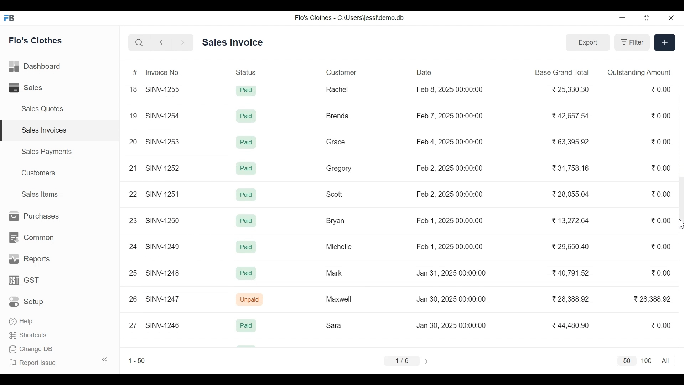  I want to click on Gregory, so click(338, 169).